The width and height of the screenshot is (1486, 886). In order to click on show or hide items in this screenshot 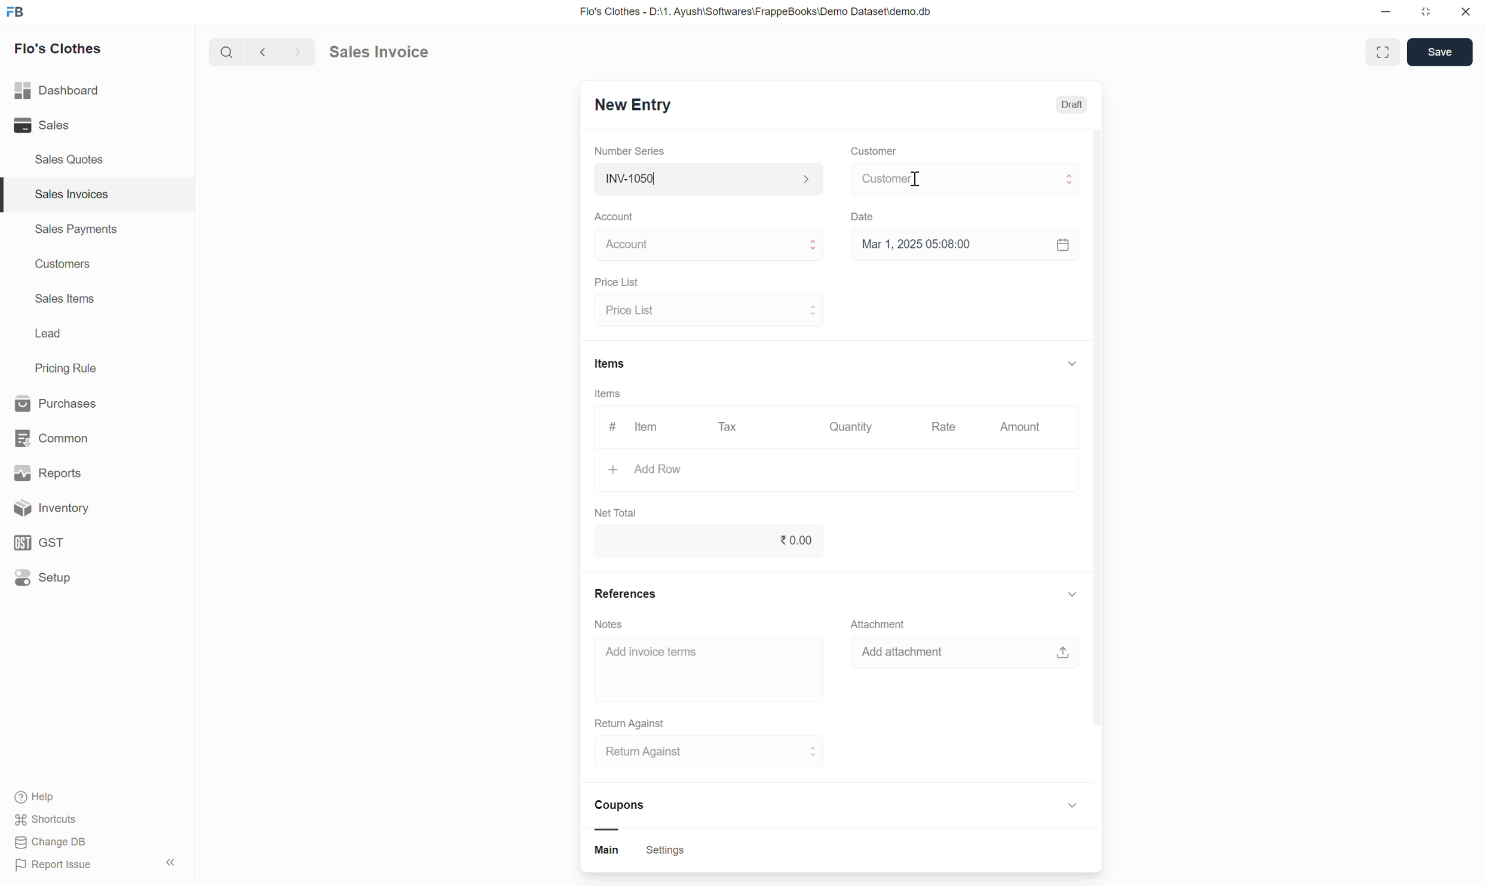, I will do `click(1072, 361)`.